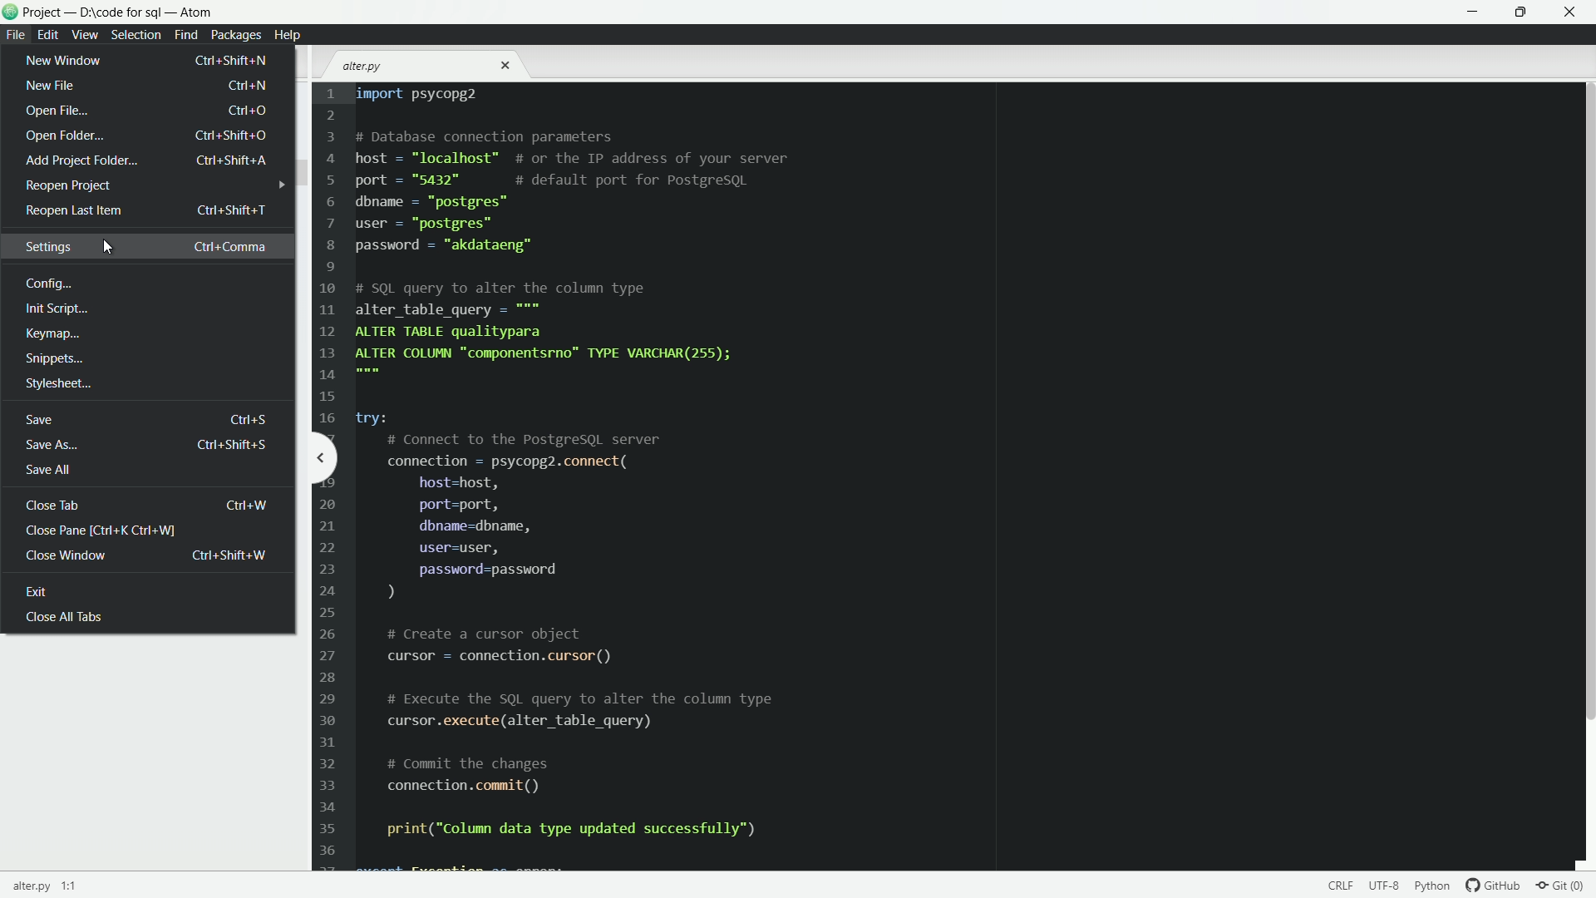 This screenshot has height=898, width=1596. What do you see at coordinates (328, 478) in the screenshot?
I see `line number` at bounding box center [328, 478].